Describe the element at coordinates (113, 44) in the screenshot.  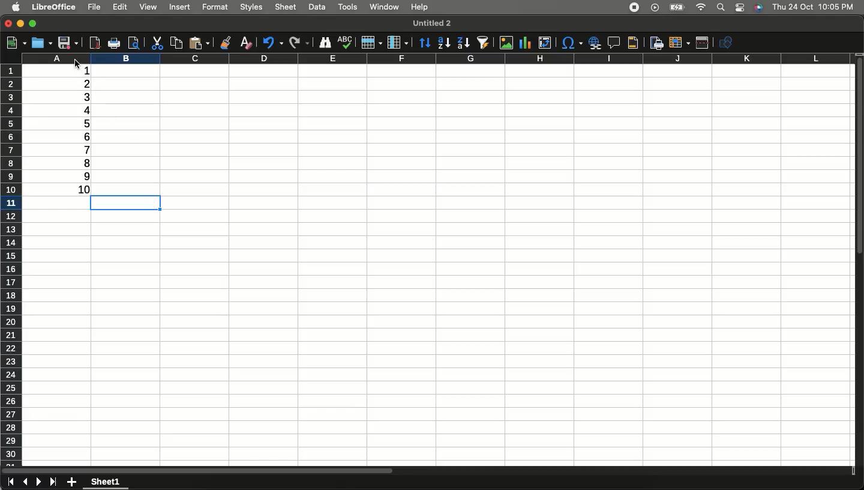
I see `Print` at that location.